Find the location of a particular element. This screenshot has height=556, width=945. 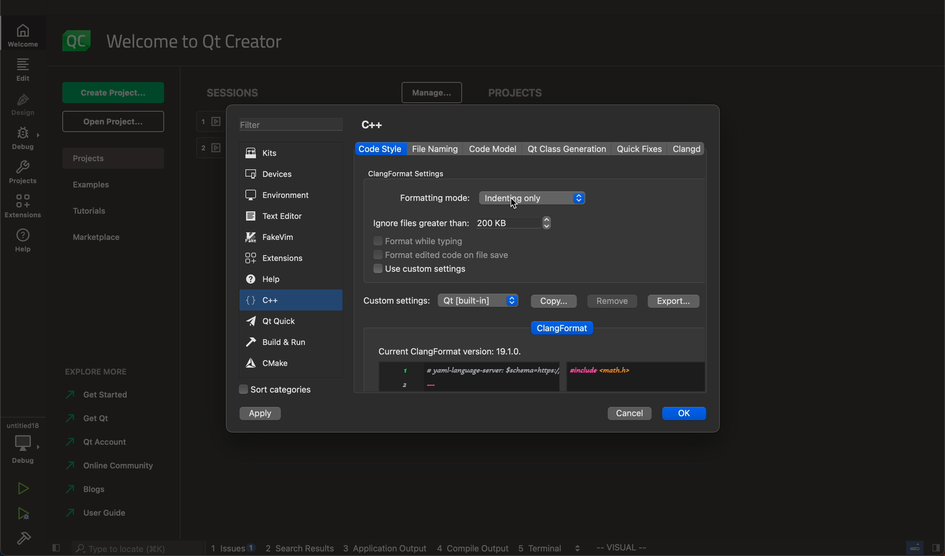

kits is located at coordinates (289, 153).